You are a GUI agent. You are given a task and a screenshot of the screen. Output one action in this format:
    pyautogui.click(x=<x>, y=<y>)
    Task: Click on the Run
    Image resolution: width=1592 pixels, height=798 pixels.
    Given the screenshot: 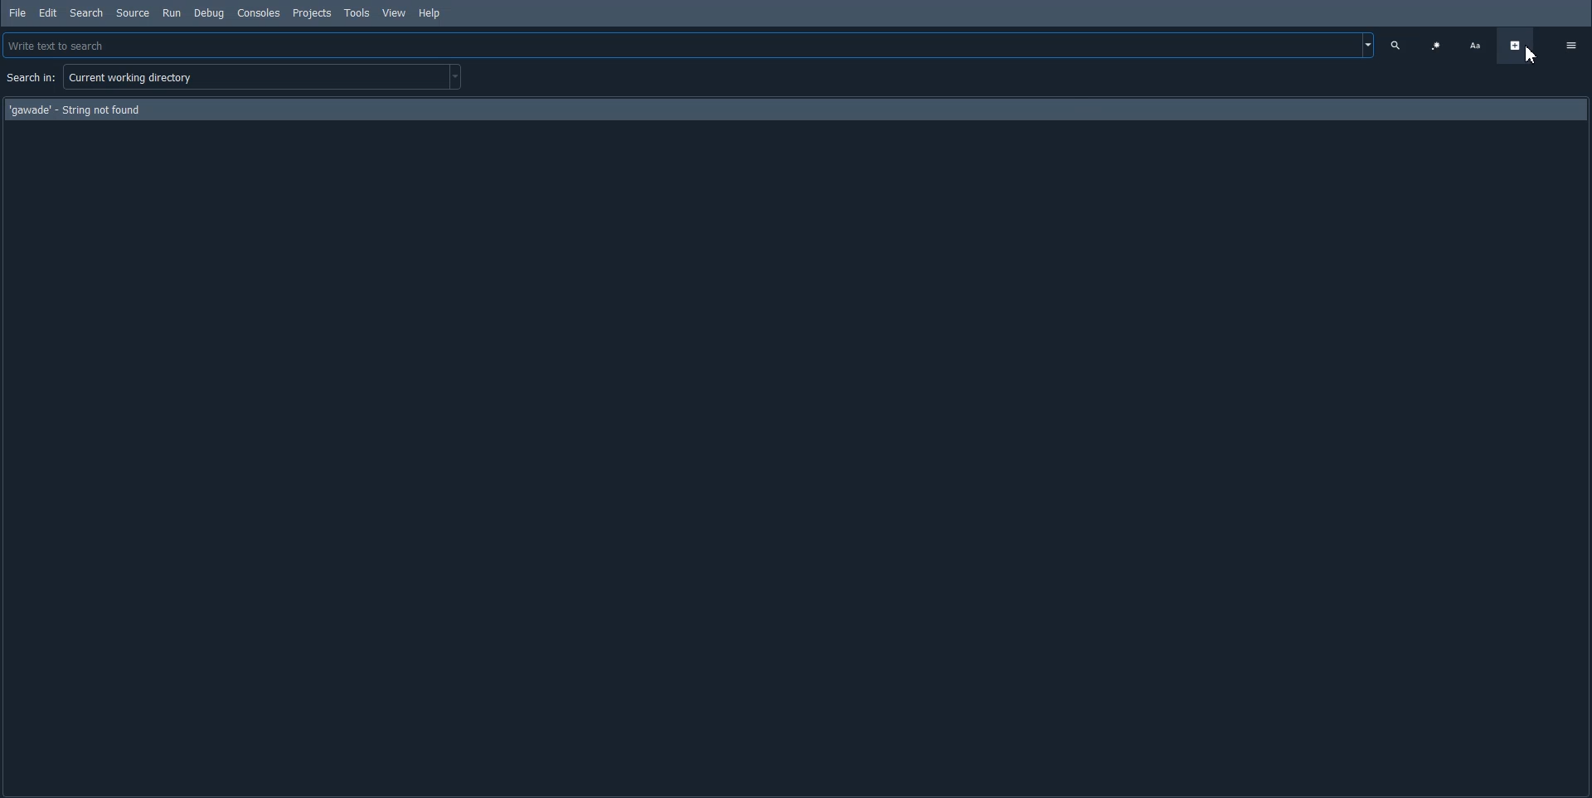 What is the action you would take?
    pyautogui.click(x=172, y=12)
    